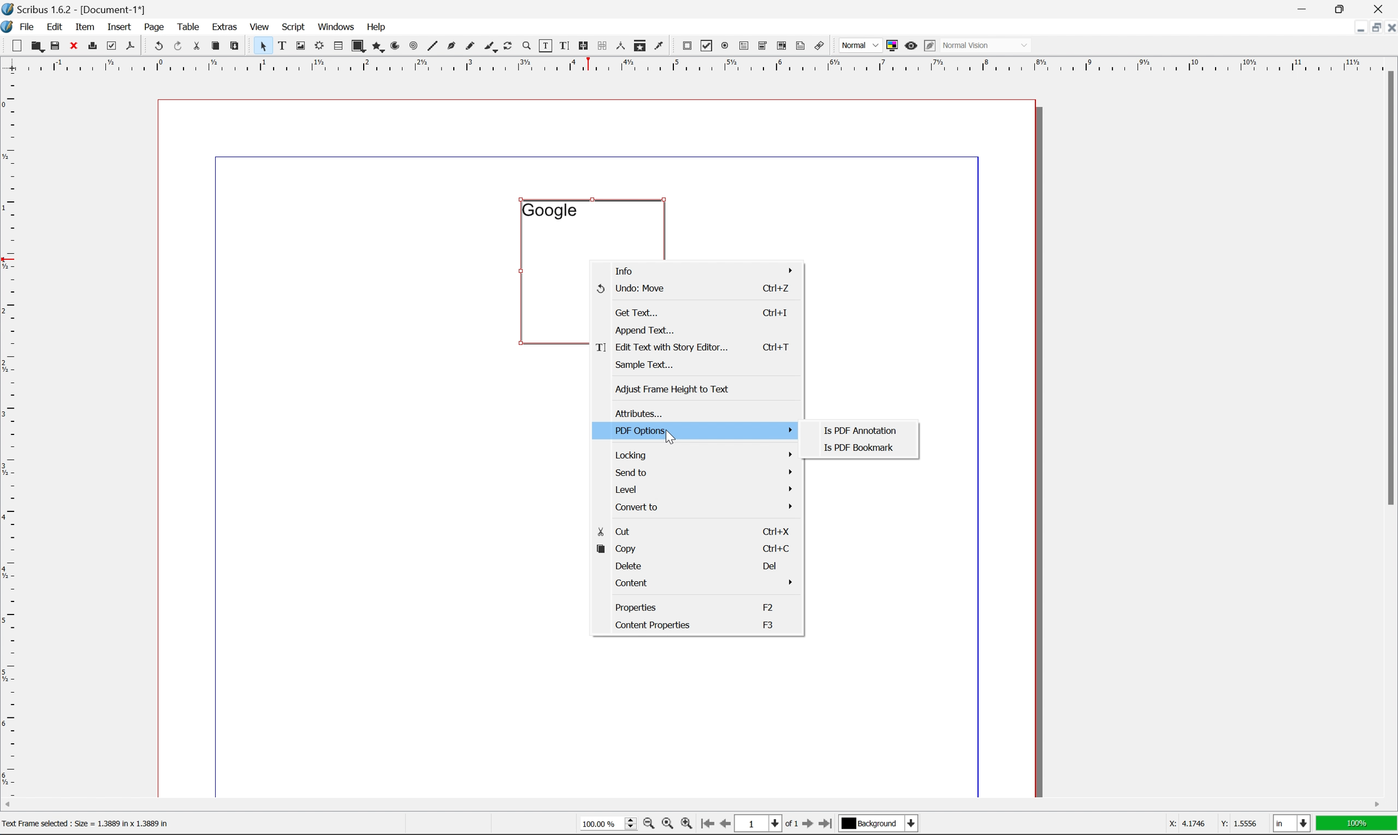 Image resolution: width=1398 pixels, height=835 pixels. What do you see at coordinates (562, 45) in the screenshot?
I see `edit text with story editor` at bounding box center [562, 45].